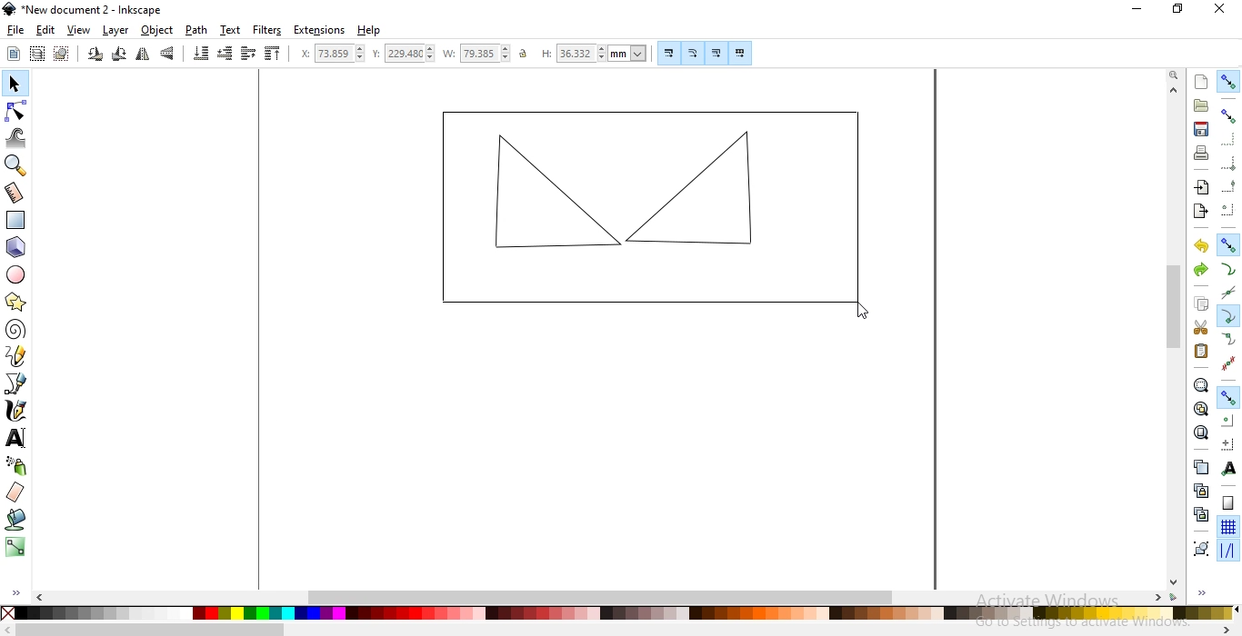  What do you see at coordinates (19, 219) in the screenshot?
I see `create rectangle and squares` at bounding box center [19, 219].